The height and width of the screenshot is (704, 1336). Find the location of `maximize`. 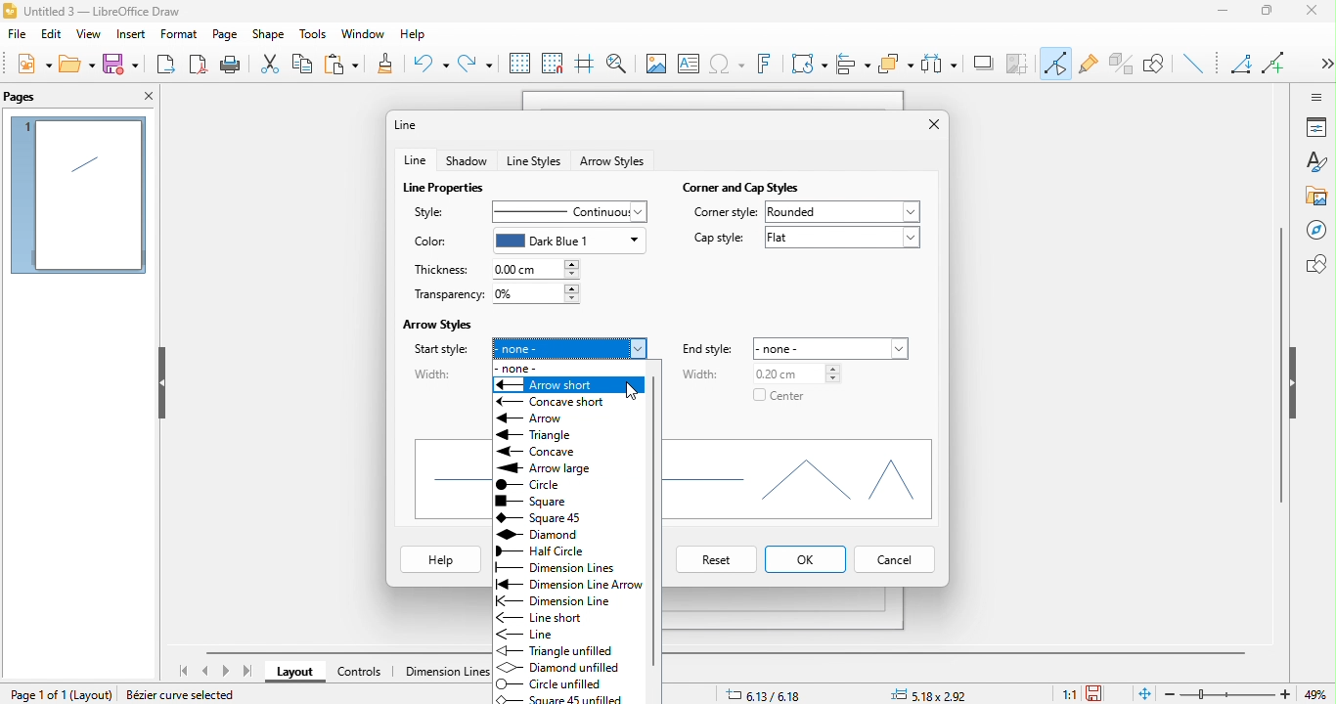

maximize is located at coordinates (1273, 14).